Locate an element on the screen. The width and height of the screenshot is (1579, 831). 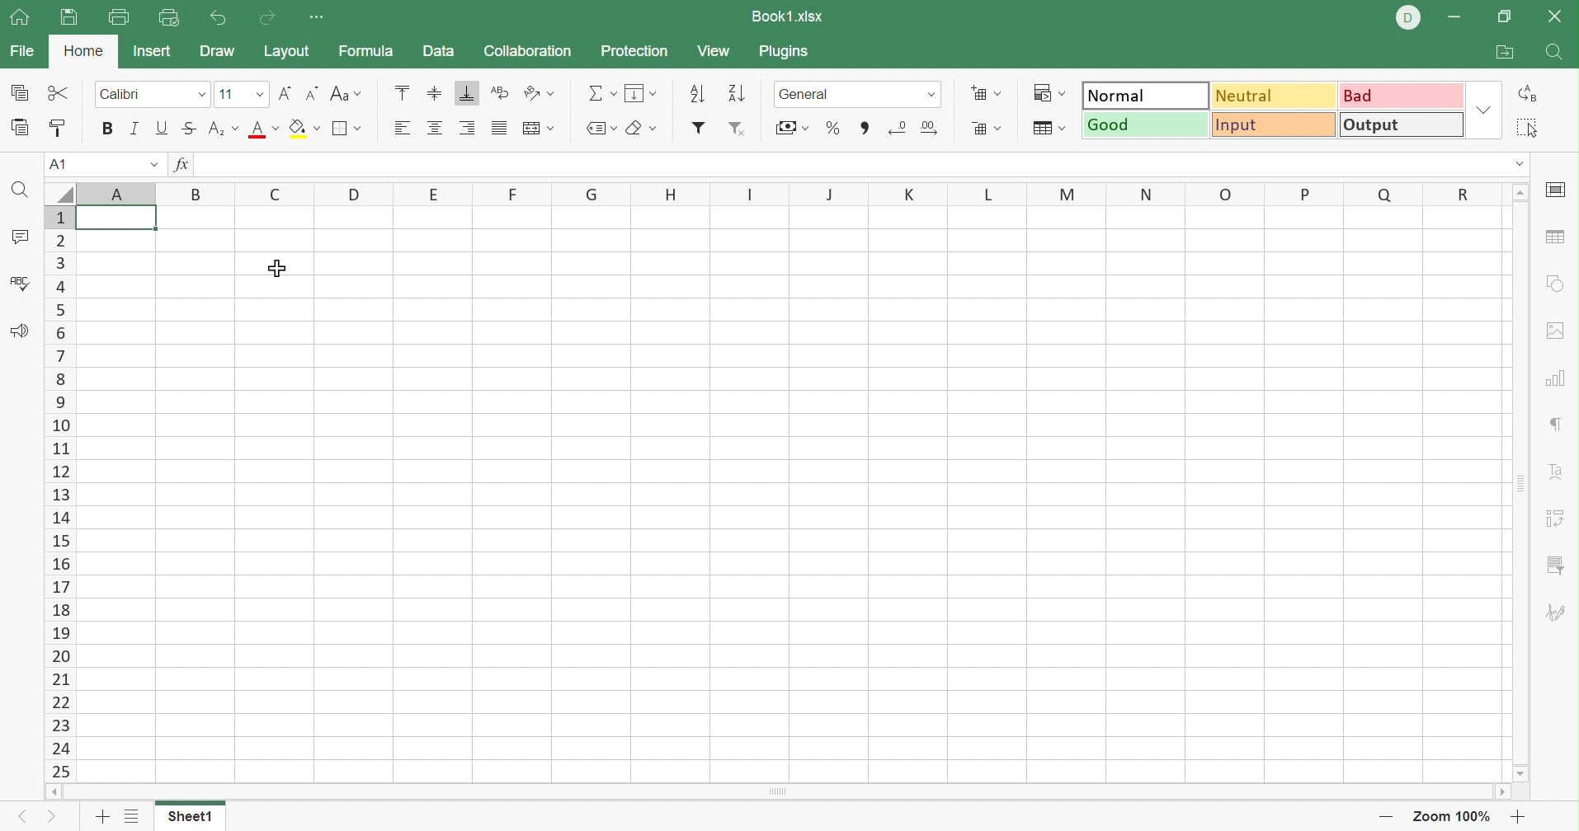
Copy style is located at coordinates (59, 127).